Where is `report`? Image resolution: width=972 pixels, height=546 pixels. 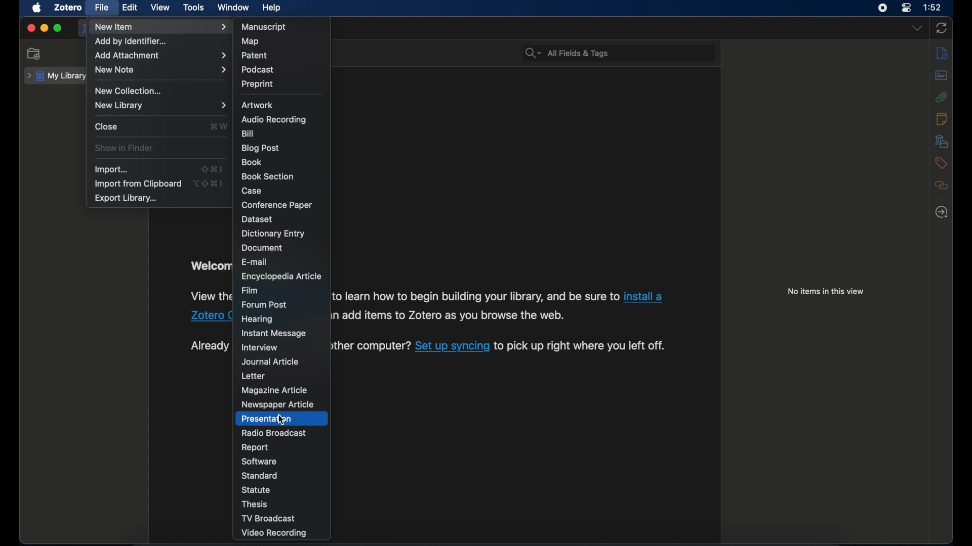
report is located at coordinates (256, 448).